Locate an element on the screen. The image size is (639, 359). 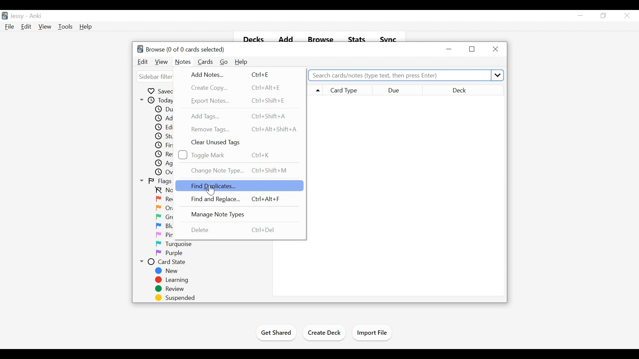
Due is located at coordinates (398, 90).